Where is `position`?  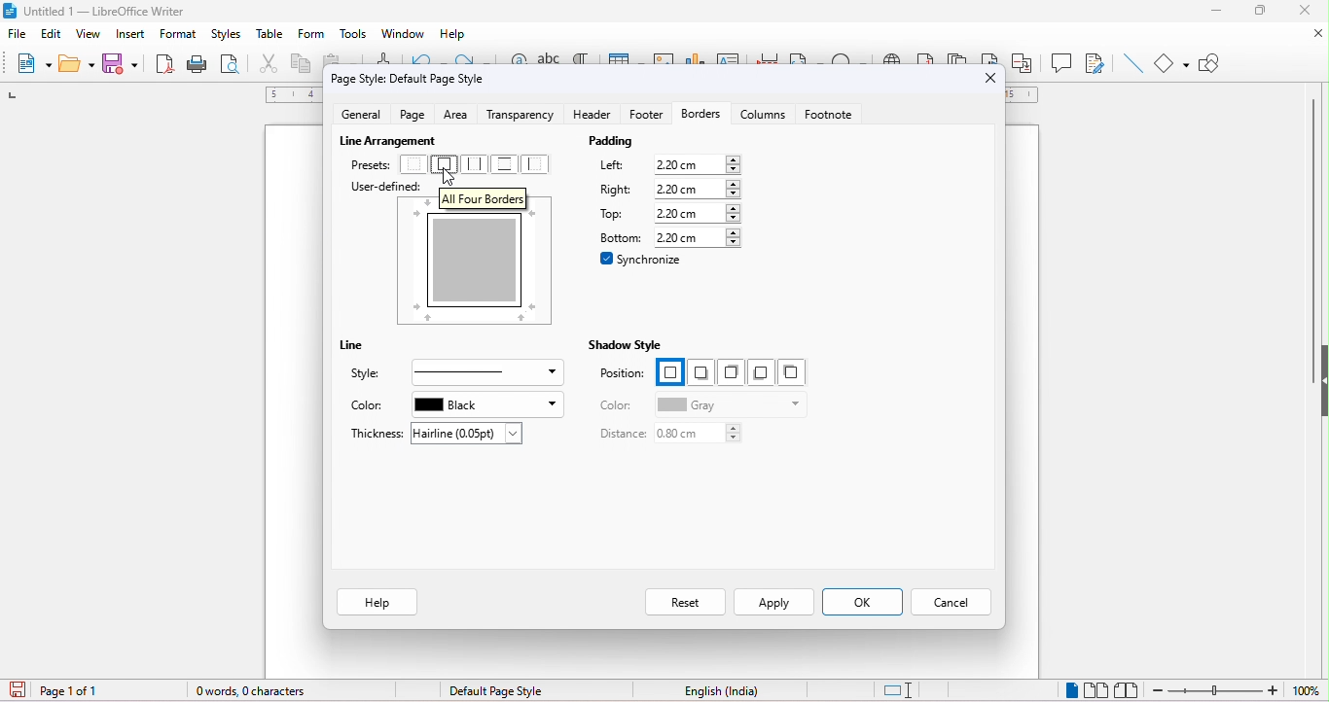 position is located at coordinates (624, 375).